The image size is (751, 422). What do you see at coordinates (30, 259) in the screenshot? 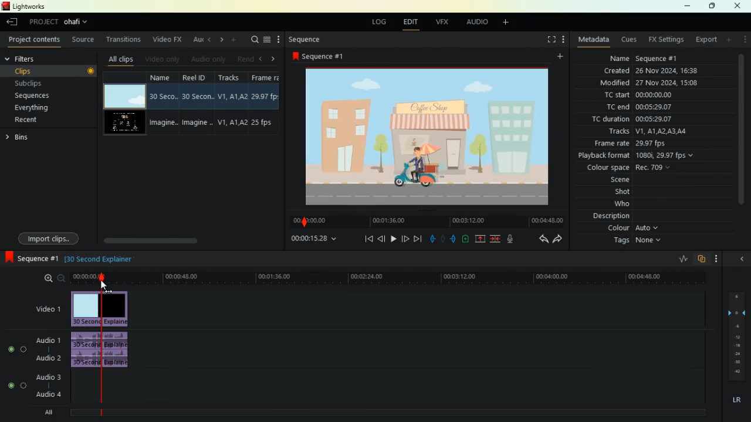
I see `sequence` at bounding box center [30, 259].